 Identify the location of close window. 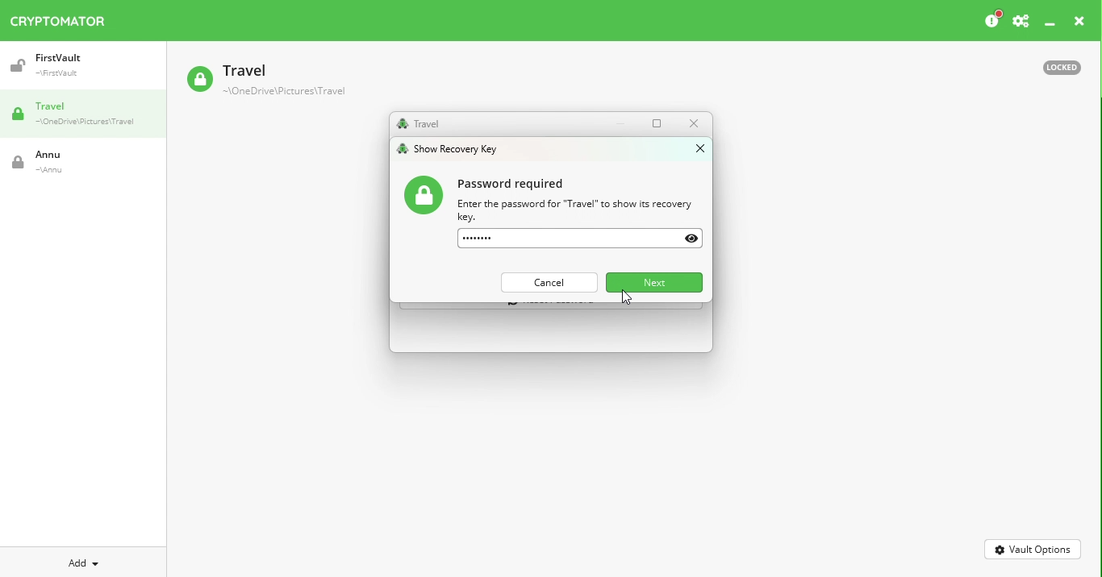
(698, 147).